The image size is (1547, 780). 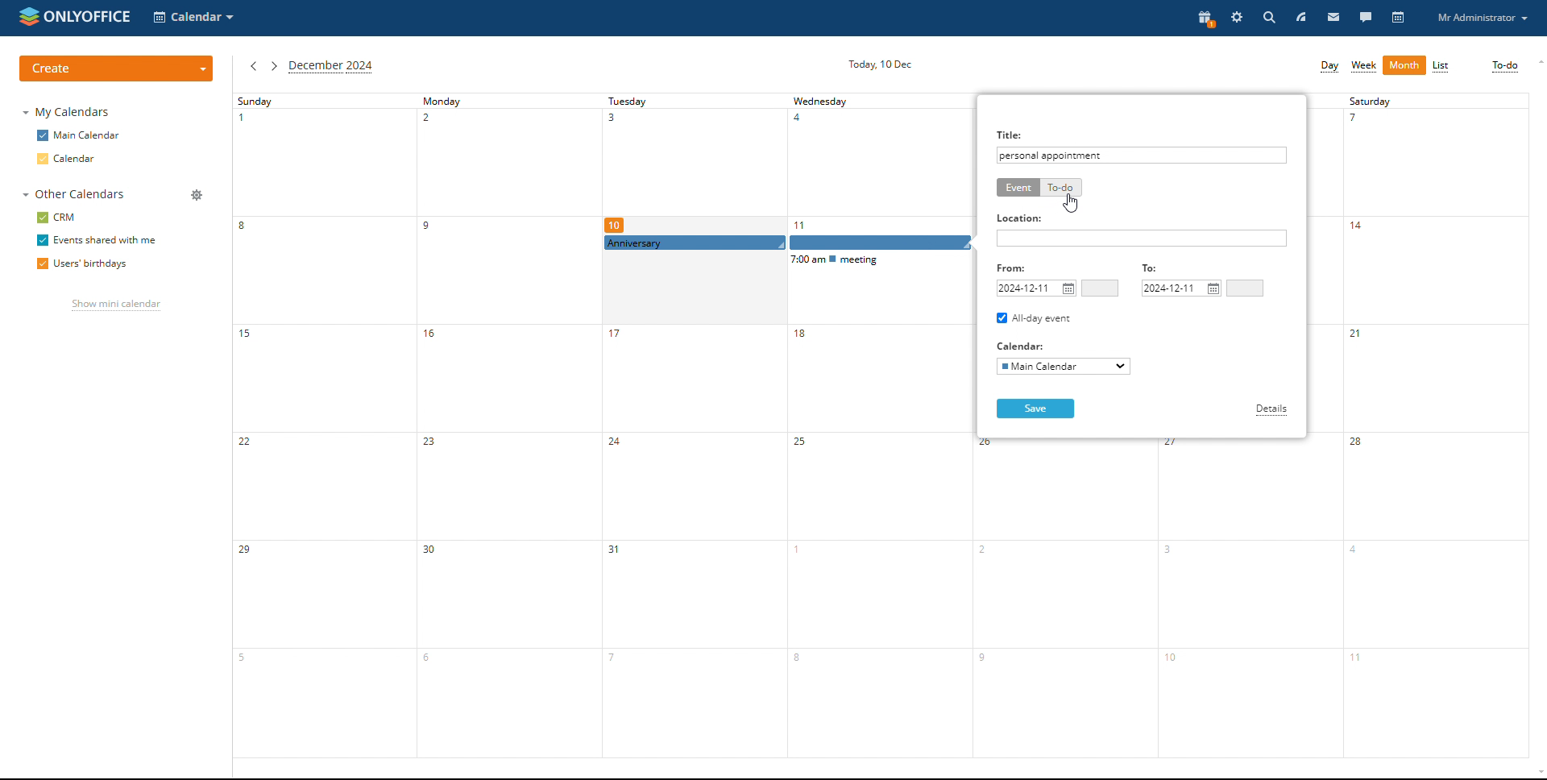 What do you see at coordinates (274, 66) in the screenshot?
I see `next month` at bounding box center [274, 66].